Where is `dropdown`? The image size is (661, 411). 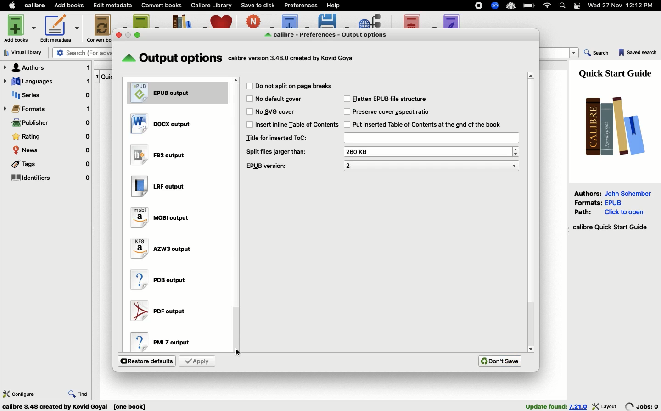
dropdown is located at coordinates (575, 53).